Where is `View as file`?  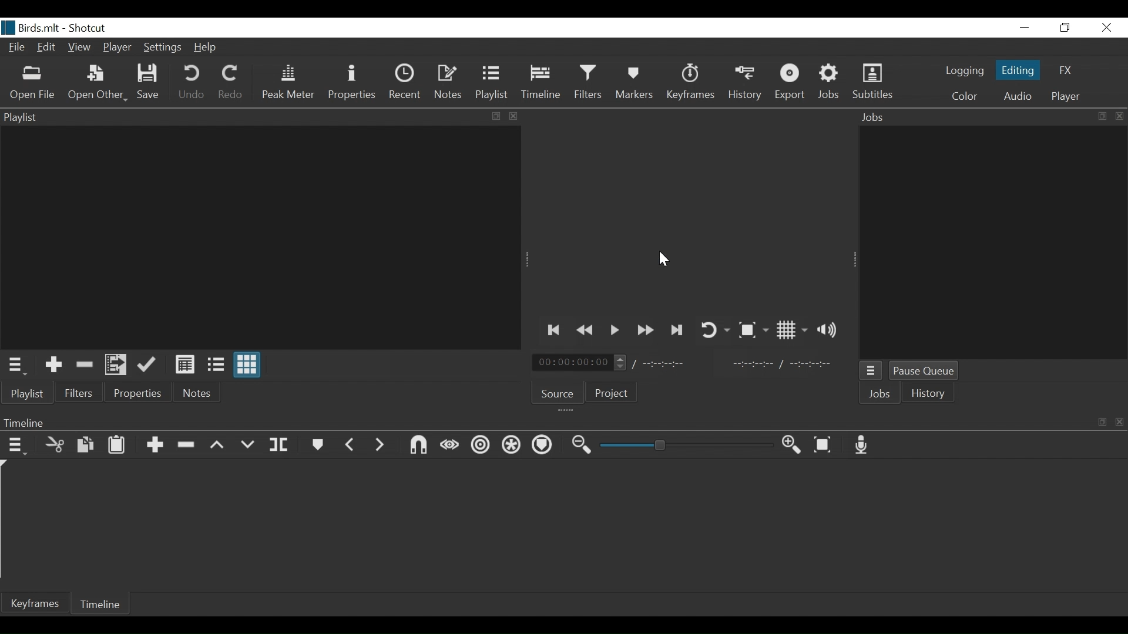 View as file is located at coordinates (216, 365).